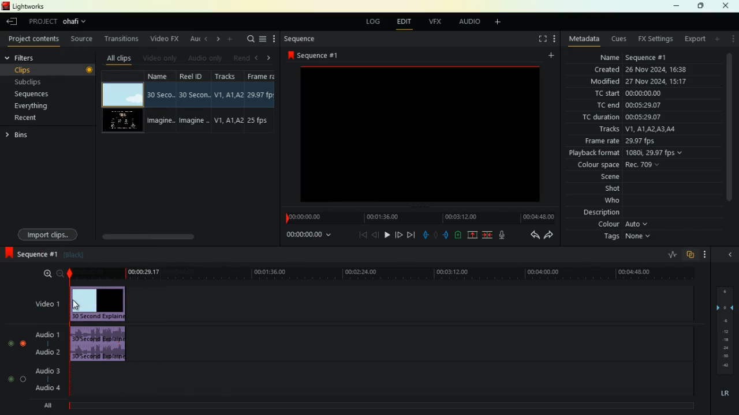 Image resolution: width=739 pixels, height=415 pixels. I want to click on tracks, so click(229, 102).